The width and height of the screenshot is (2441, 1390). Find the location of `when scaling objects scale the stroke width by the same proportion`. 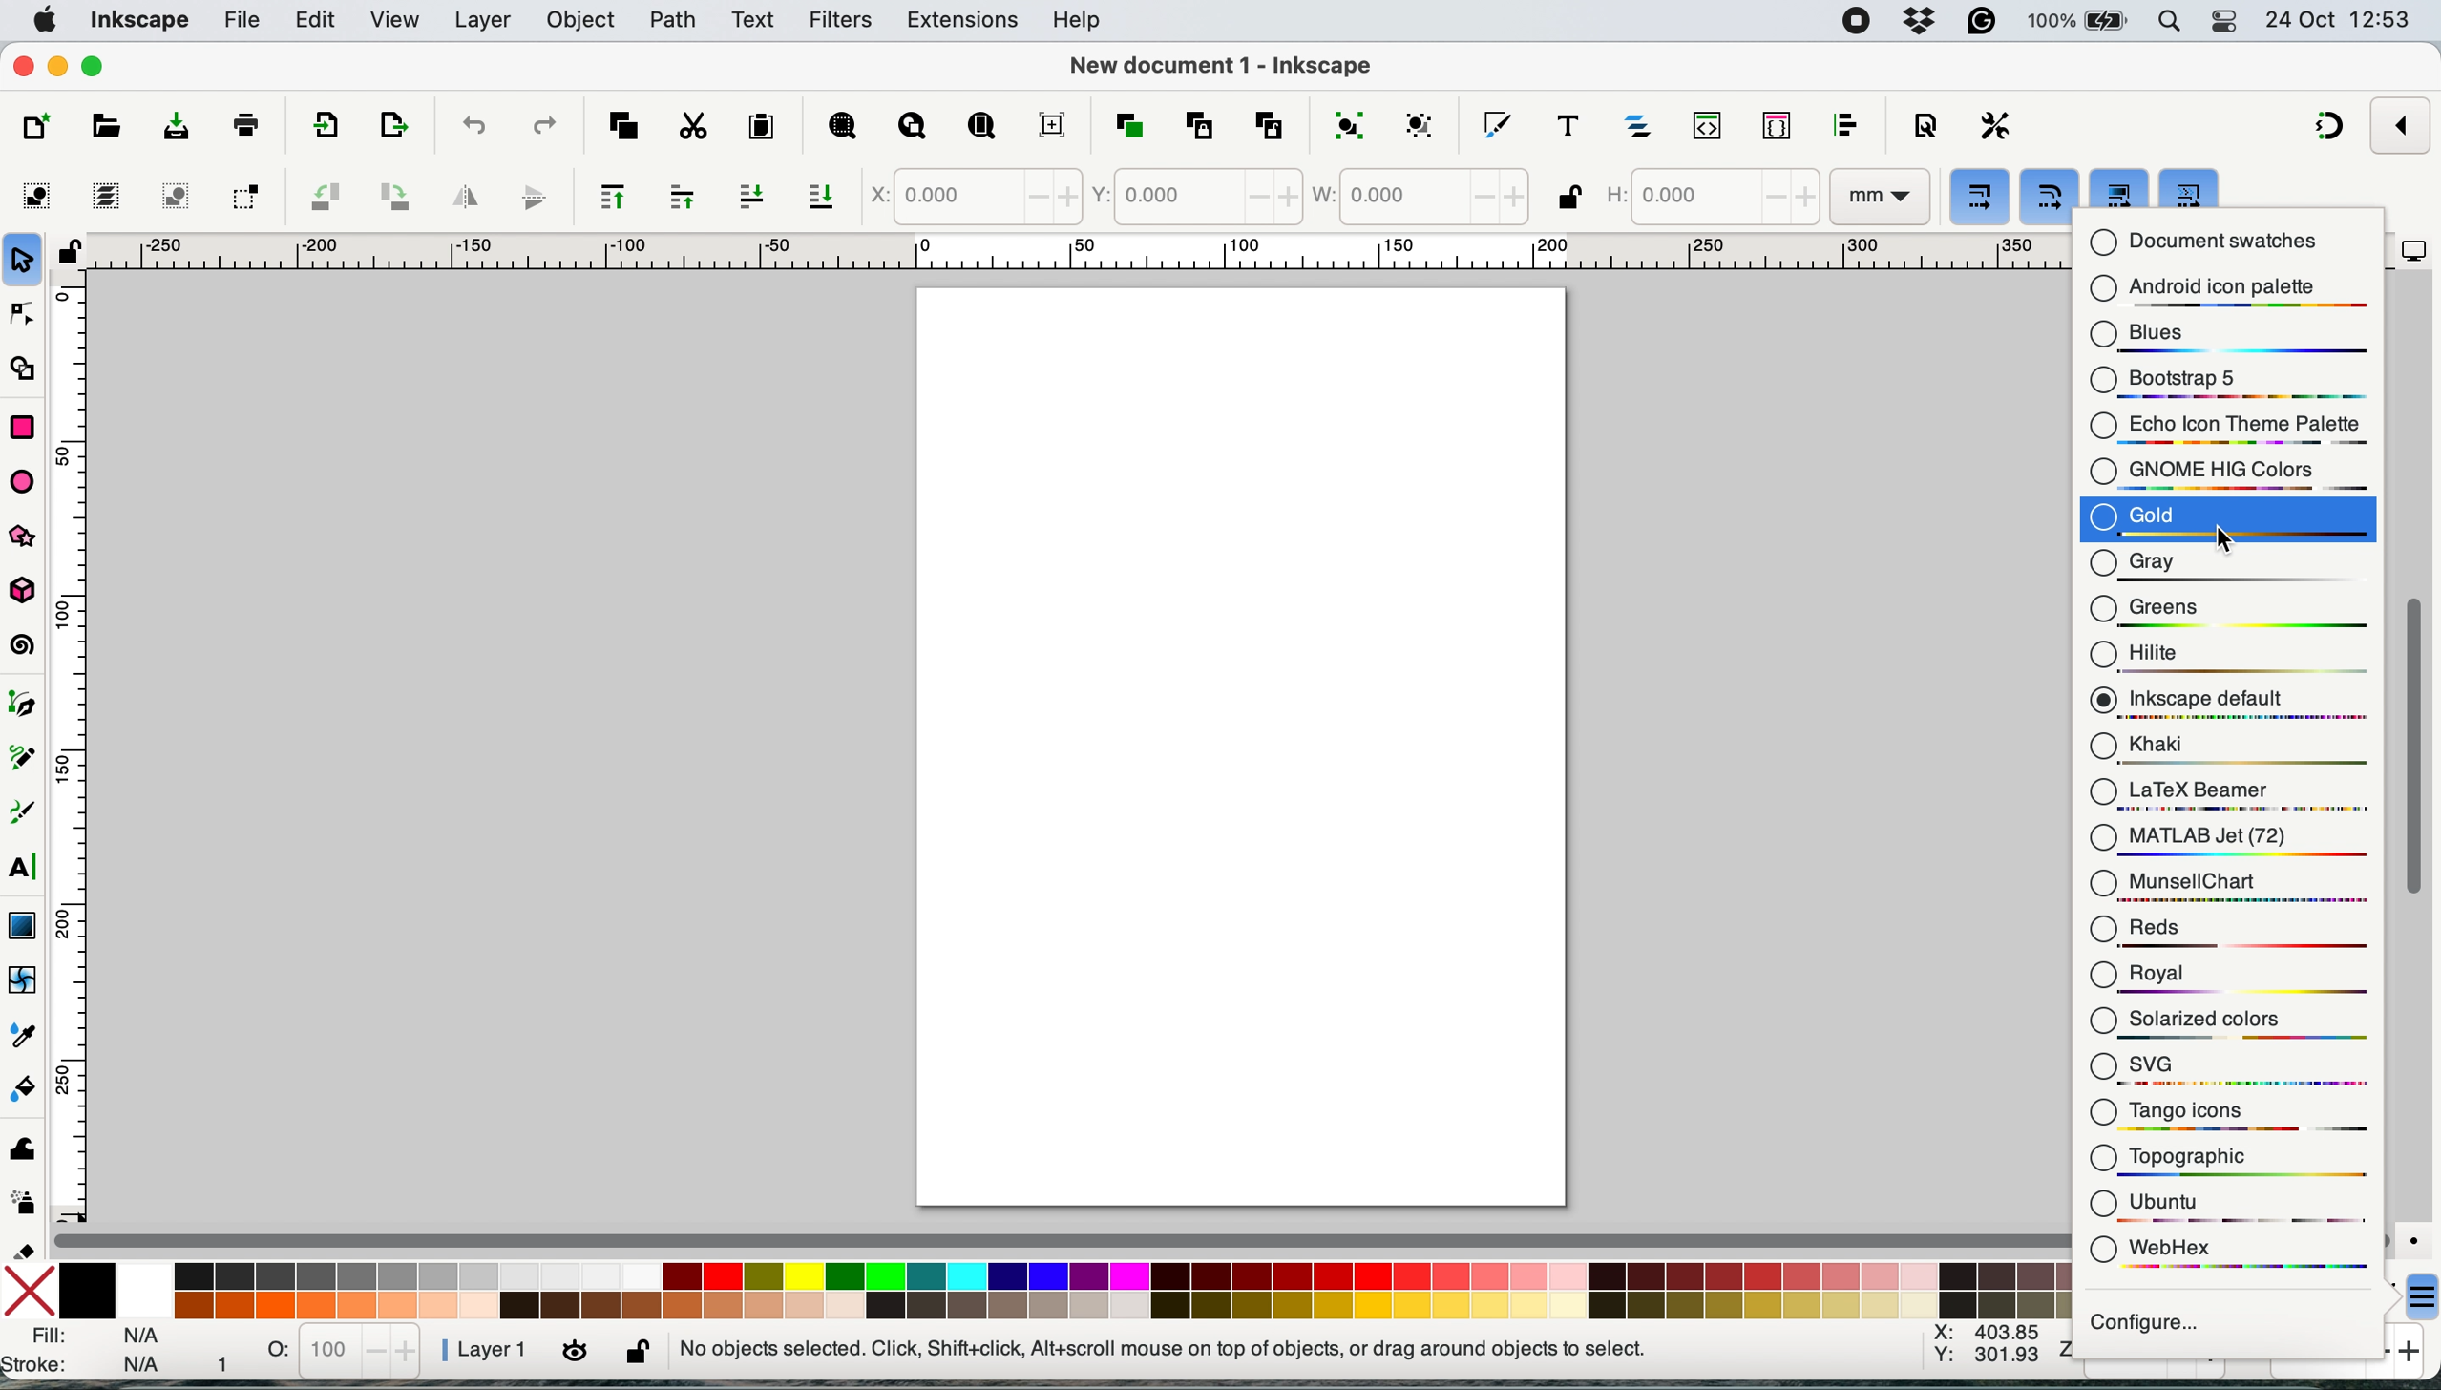

when scaling objects scale the stroke width by the same proportion is located at coordinates (1979, 196).